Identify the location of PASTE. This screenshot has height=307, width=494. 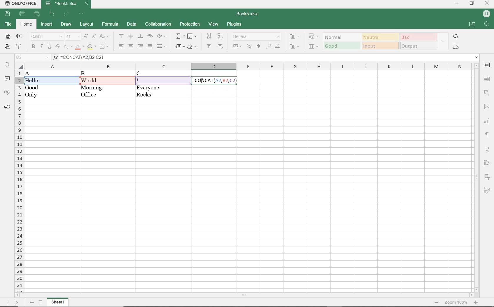
(7, 46).